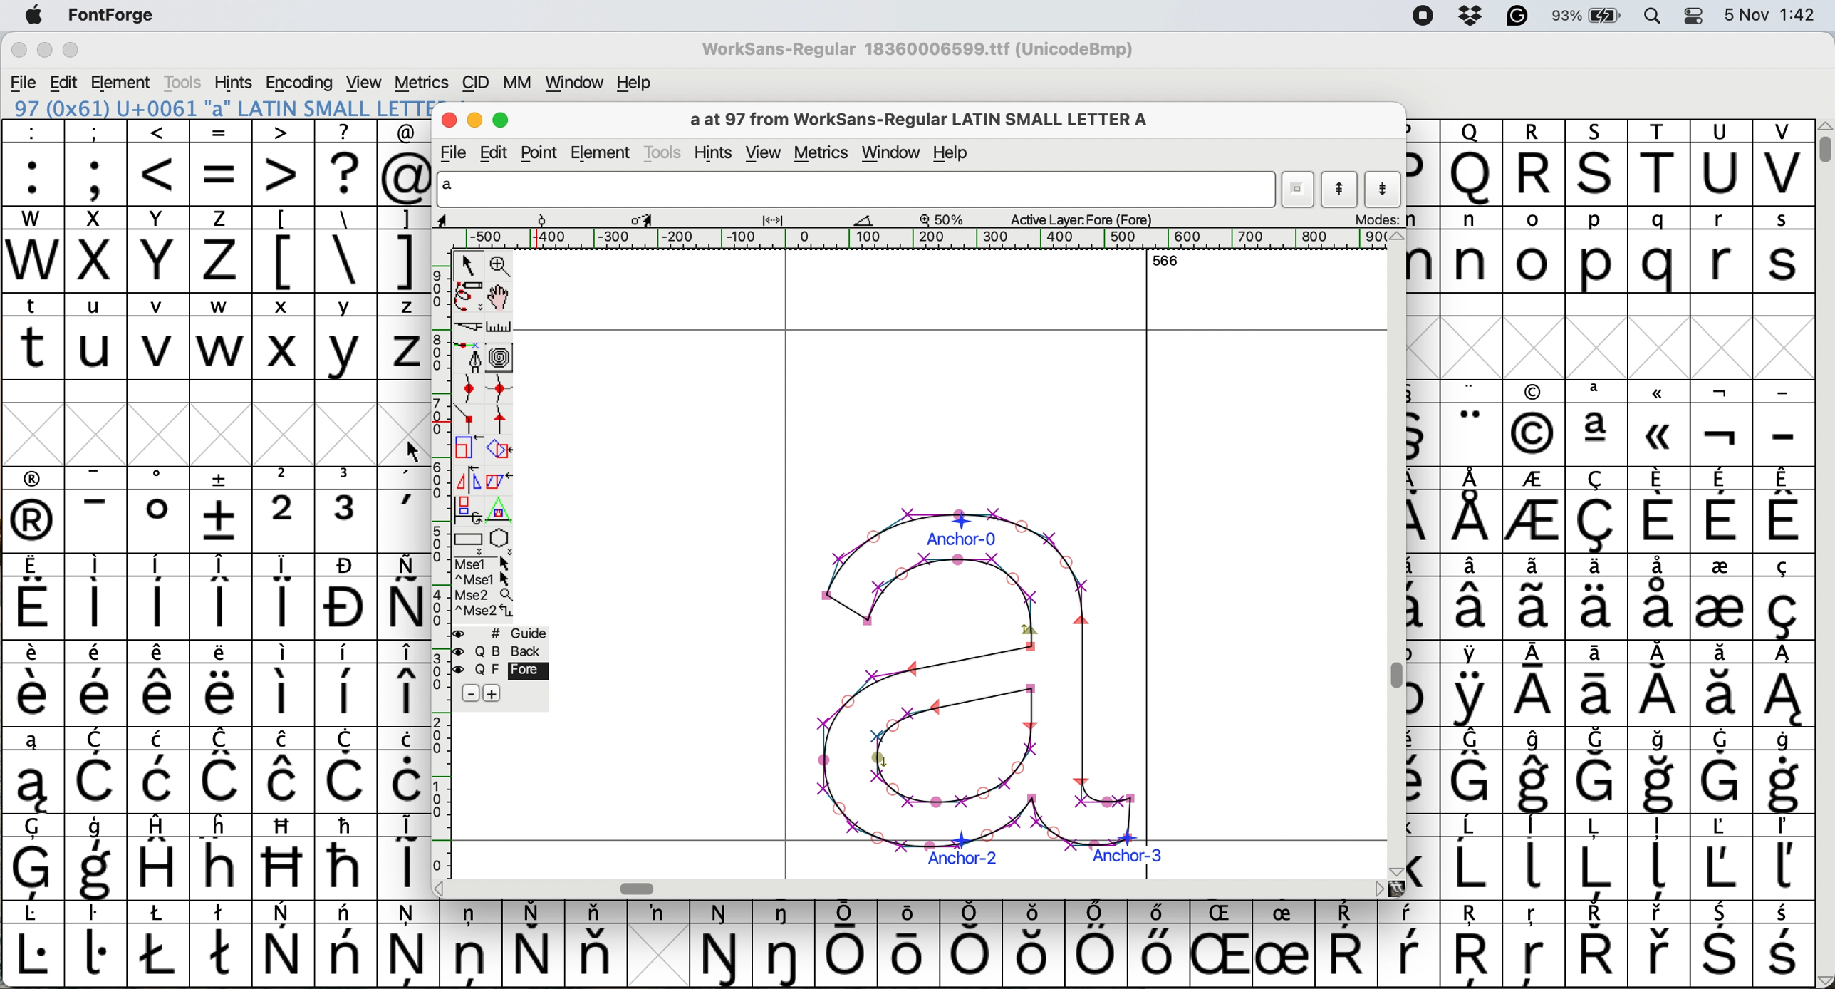  I want to click on symbol, so click(33, 945).